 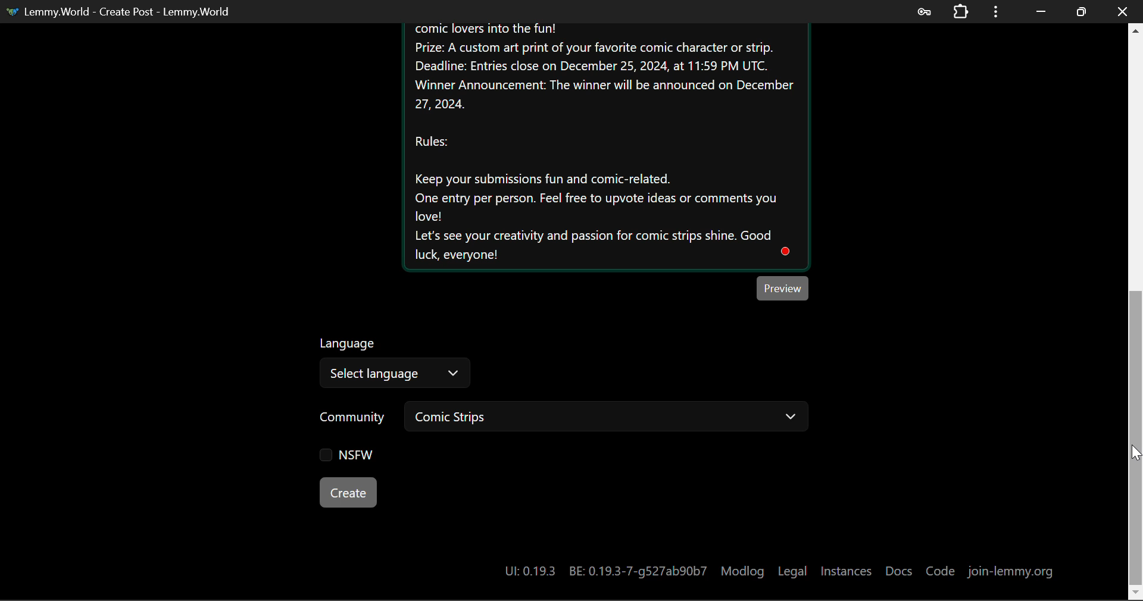 What do you see at coordinates (1041, 11) in the screenshot?
I see `Restore Down` at bounding box center [1041, 11].